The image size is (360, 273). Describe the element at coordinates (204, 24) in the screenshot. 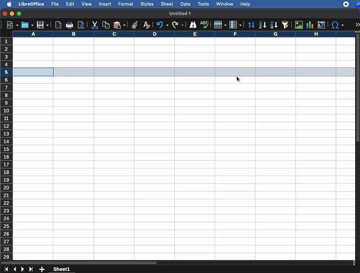

I see `spell check` at that location.